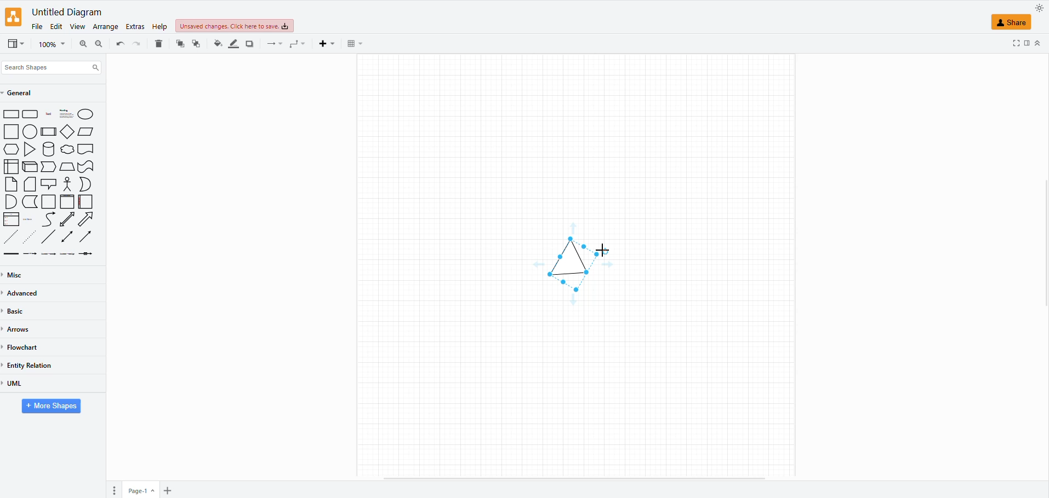 Image resolution: width=1049 pixels, height=498 pixels. Describe the element at coordinates (31, 149) in the screenshot. I see `Triangle` at that location.